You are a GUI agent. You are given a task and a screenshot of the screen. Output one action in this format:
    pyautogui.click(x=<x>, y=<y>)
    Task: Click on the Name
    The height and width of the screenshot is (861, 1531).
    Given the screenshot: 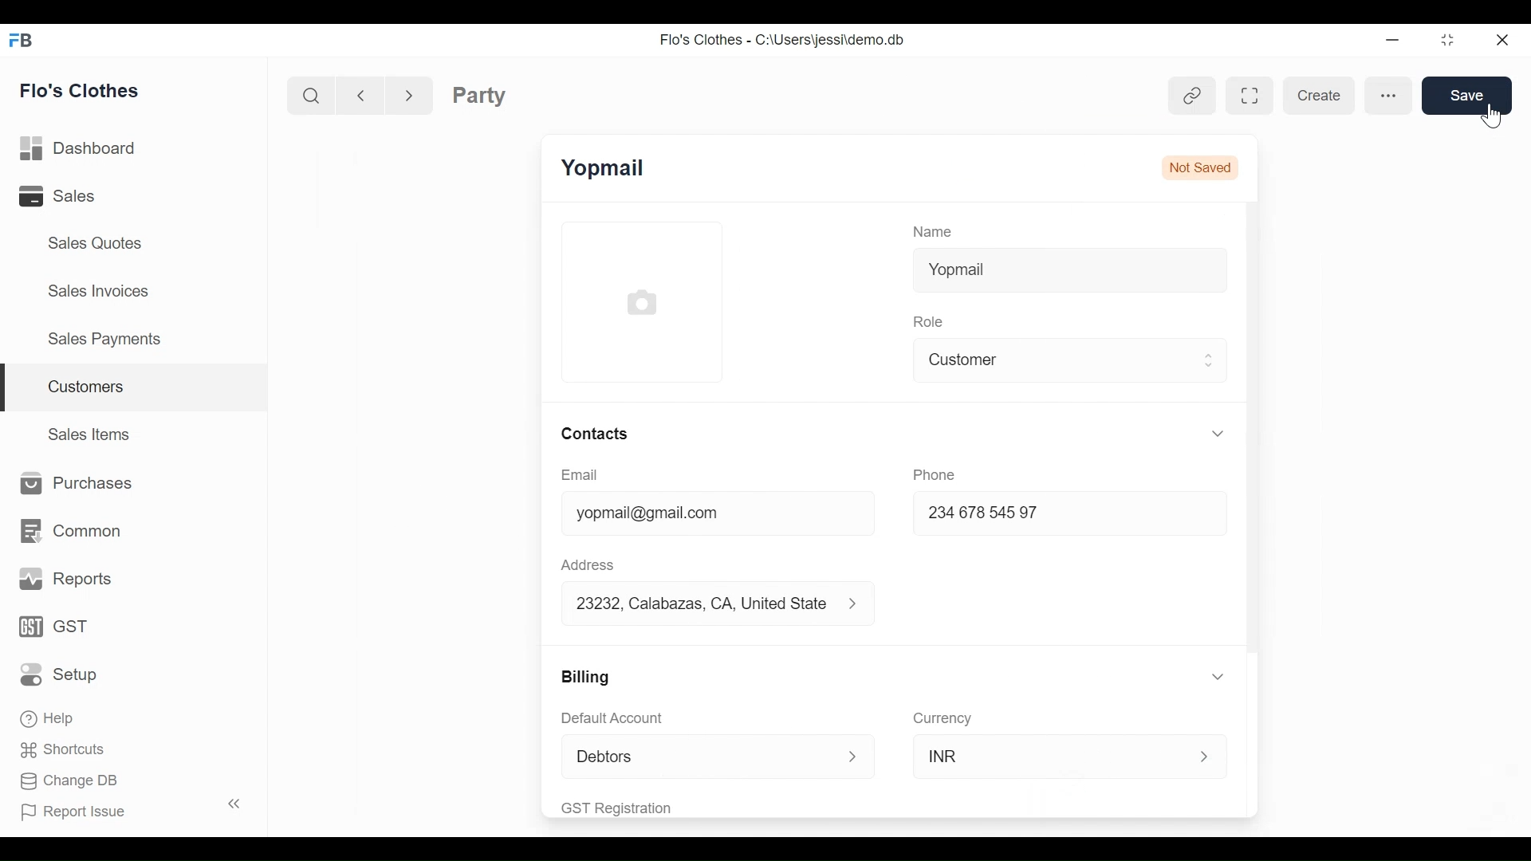 What is the action you would take?
    pyautogui.click(x=936, y=232)
    